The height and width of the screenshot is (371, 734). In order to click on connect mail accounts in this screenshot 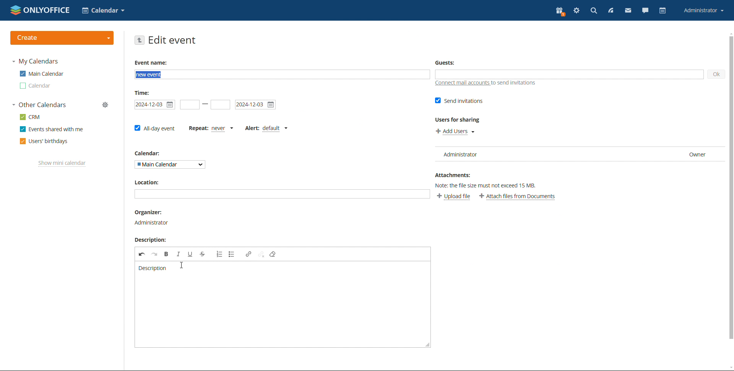, I will do `click(486, 84)`.